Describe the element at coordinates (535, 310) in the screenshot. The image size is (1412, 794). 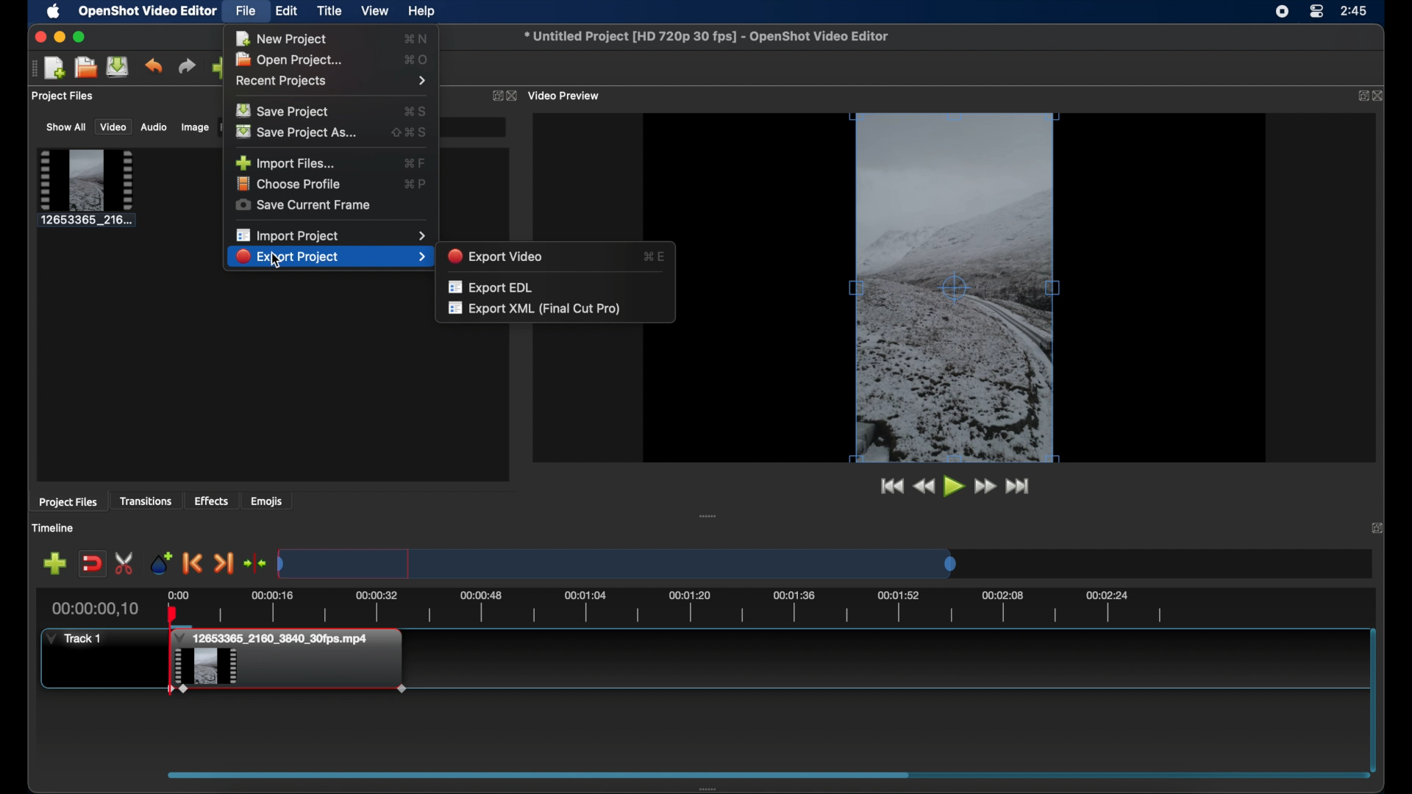
I see `export xml` at that location.